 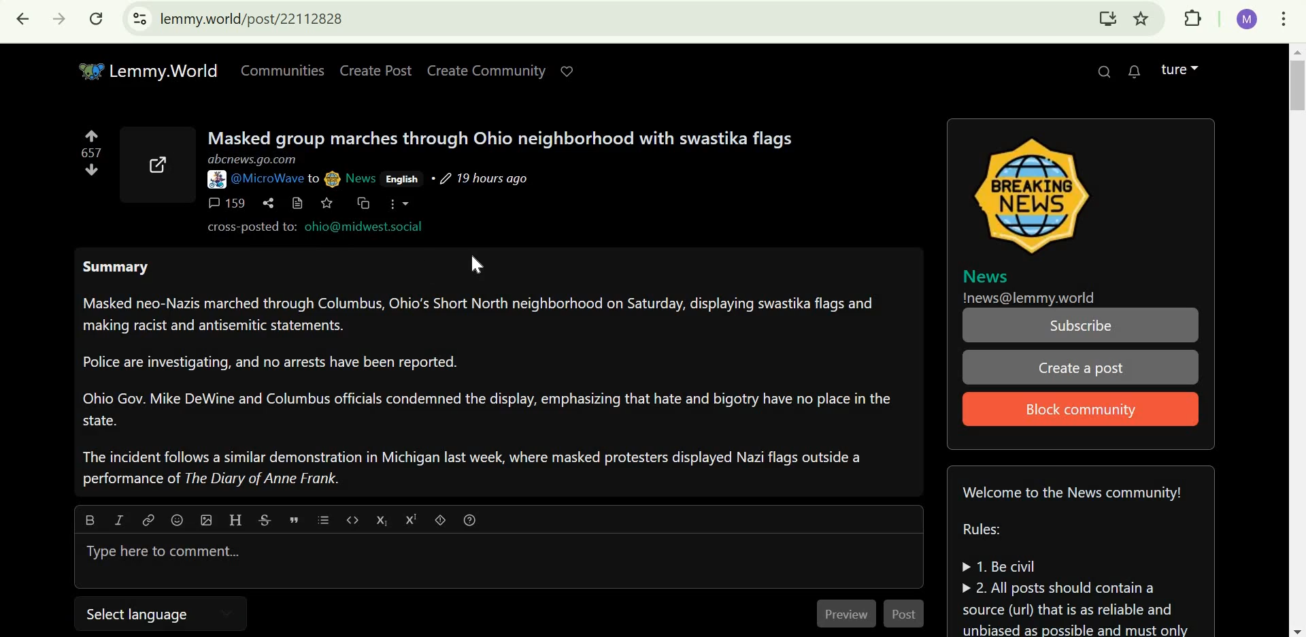 I want to click on Post, so click(x=909, y=614).